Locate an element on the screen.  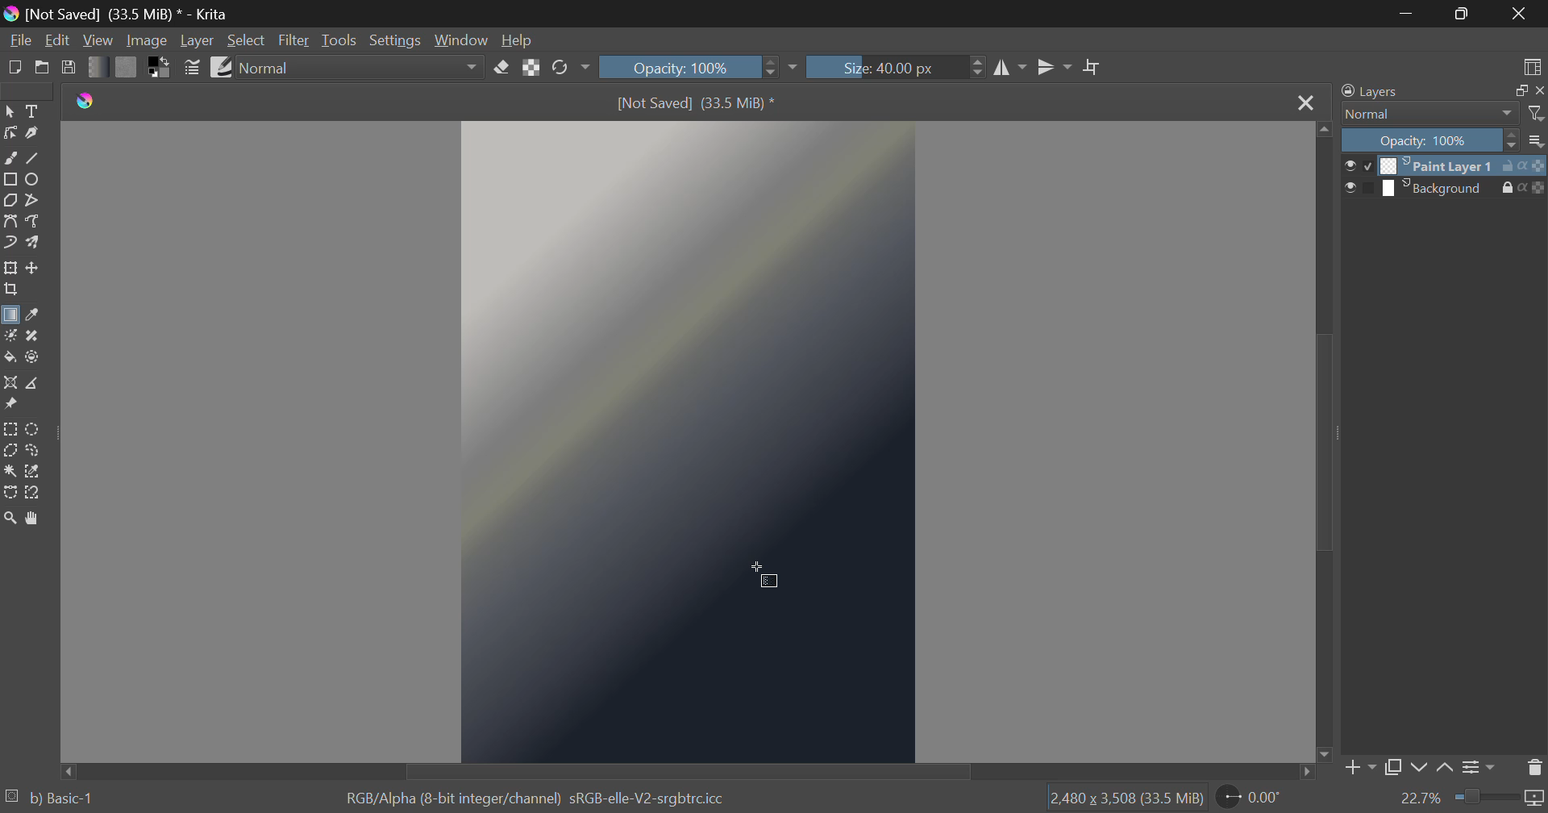
Fill is located at coordinates (10, 357).